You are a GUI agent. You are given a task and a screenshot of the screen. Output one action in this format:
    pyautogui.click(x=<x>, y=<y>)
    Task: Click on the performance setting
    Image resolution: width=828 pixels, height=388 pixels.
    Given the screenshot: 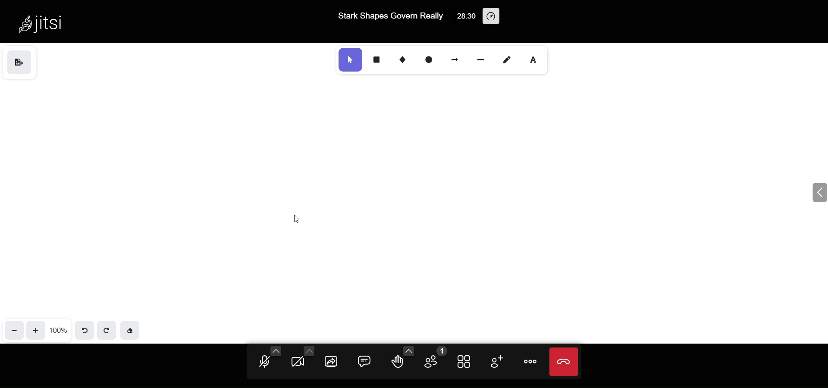 What is the action you would take?
    pyautogui.click(x=493, y=17)
    